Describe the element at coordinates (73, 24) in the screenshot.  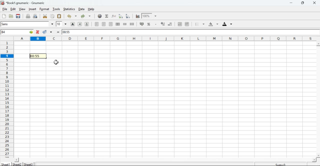
I see `Bold` at that location.